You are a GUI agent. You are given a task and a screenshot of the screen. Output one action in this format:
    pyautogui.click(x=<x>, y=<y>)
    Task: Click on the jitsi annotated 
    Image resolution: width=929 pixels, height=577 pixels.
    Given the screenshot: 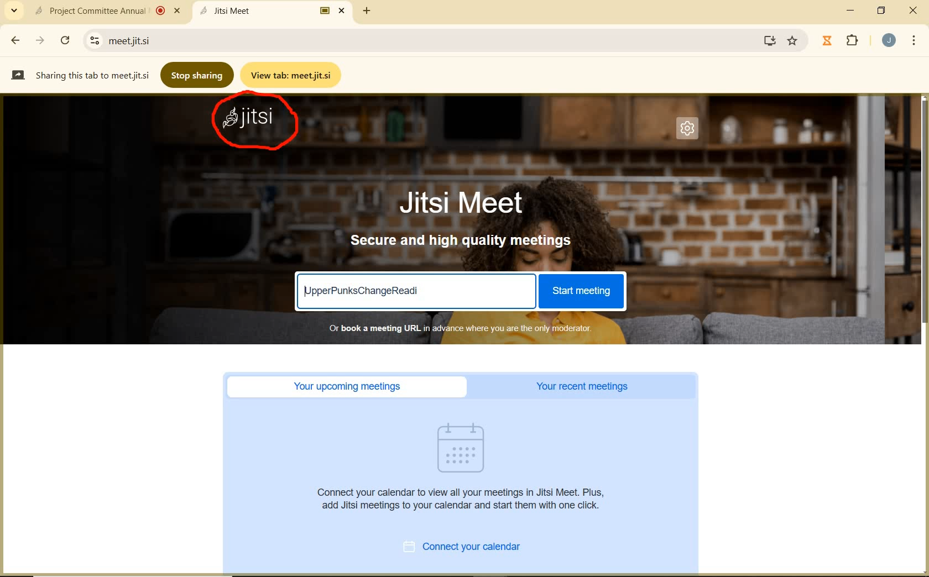 What is the action you would take?
    pyautogui.click(x=258, y=124)
    